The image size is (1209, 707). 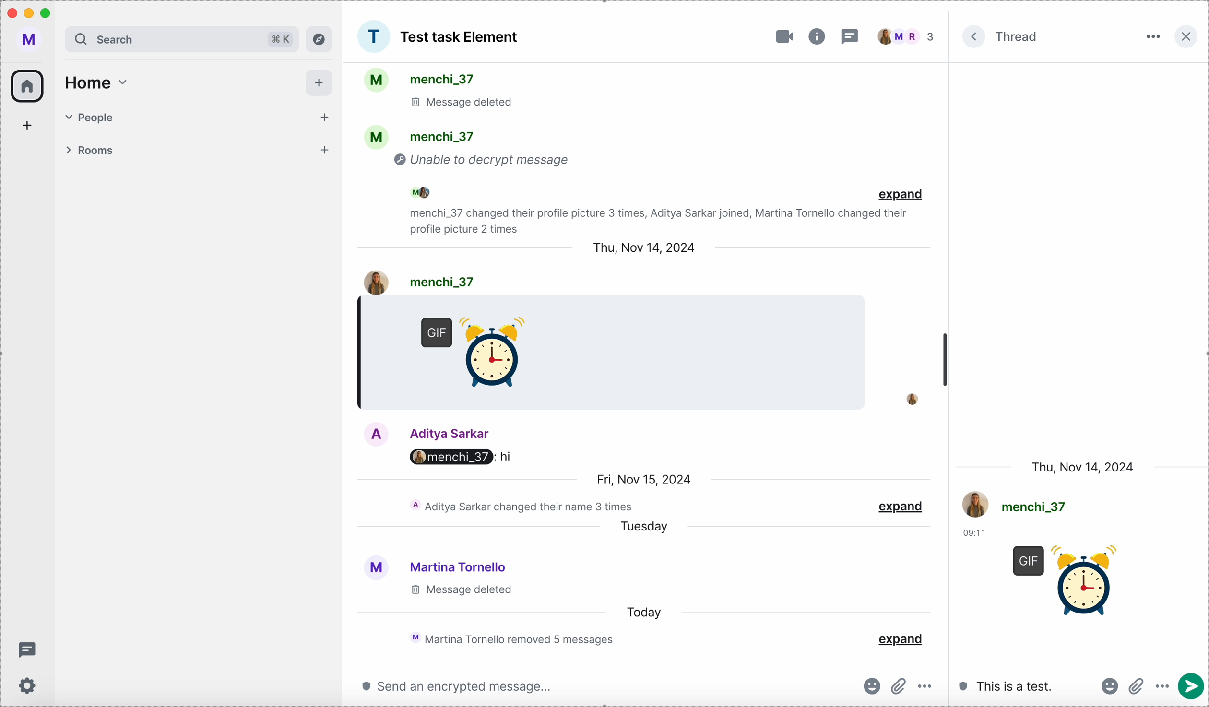 What do you see at coordinates (1008, 686) in the screenshot?
I see `this is a test.` at bounding box center [1008, 686].